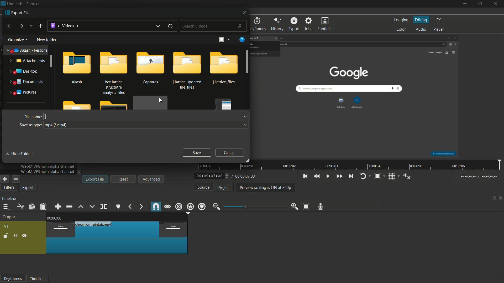 This screenshot has height=283, width=504. What do you see at coordinates (245, 176) in the screenshot?
I see `total time` at bounding box center [245, 176].